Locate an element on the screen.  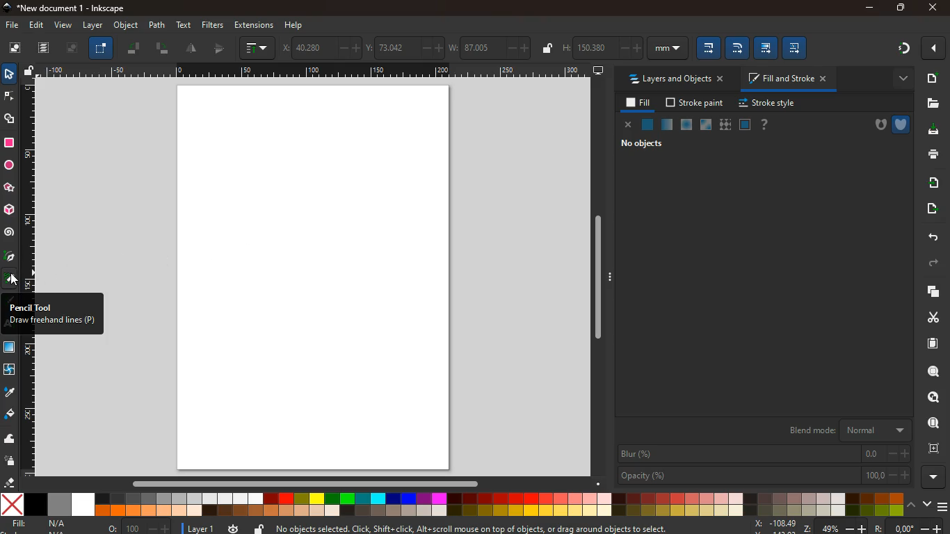
frame is located at coordinates (932, 447).